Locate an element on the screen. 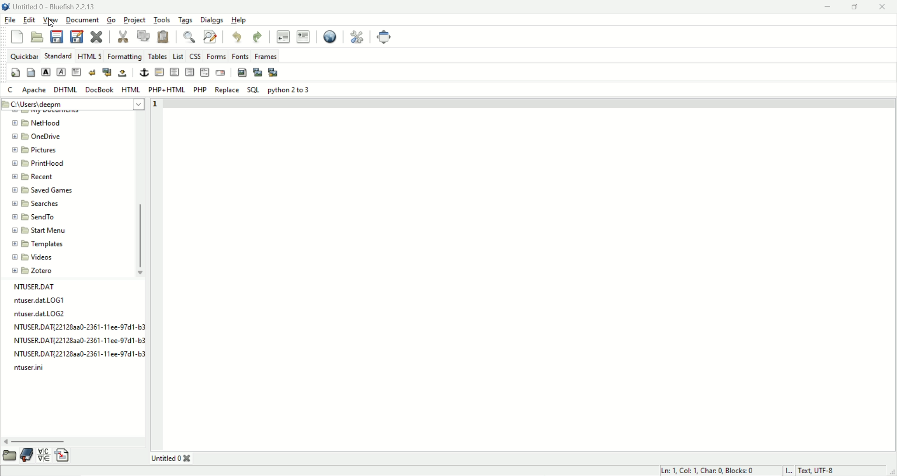  LN, COL, CHAR, BLOCKS is located at coordinates (708, 470).